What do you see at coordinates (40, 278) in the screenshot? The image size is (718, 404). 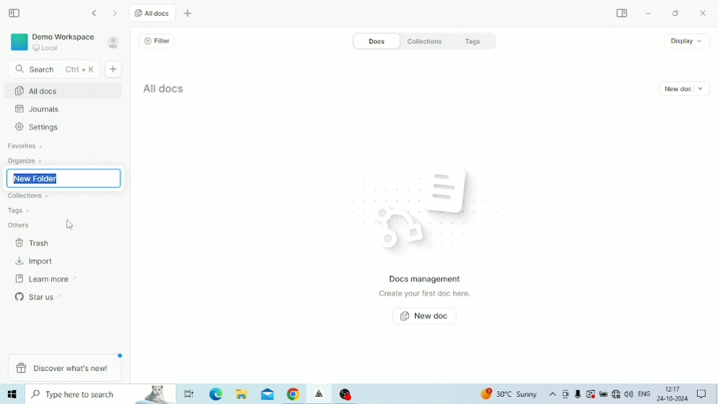 I see `Learn more` at bounding box center [40, 278].